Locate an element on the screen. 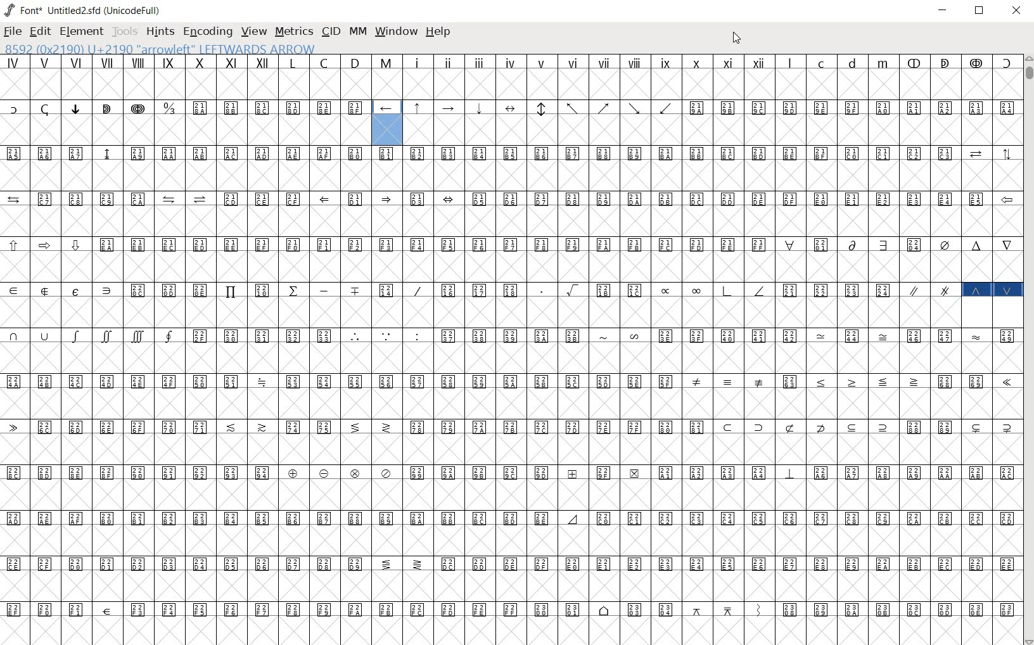 This screenshot has width=1034, height=645. cursor is located at coordinates (736, 40).